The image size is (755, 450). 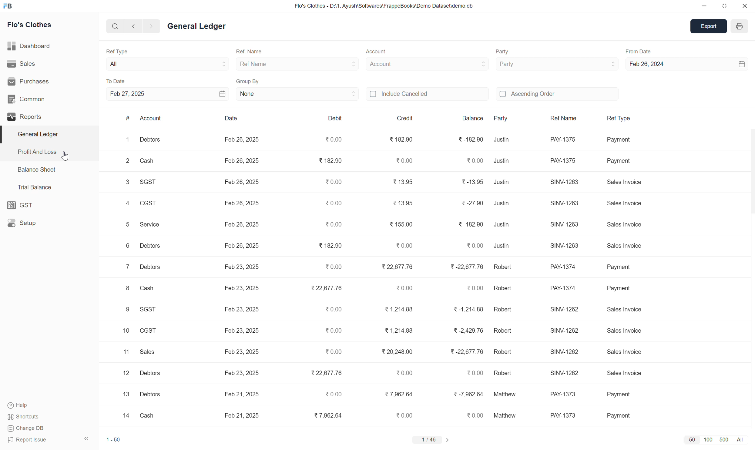 I want to click on #, so click(x=126, y=119).